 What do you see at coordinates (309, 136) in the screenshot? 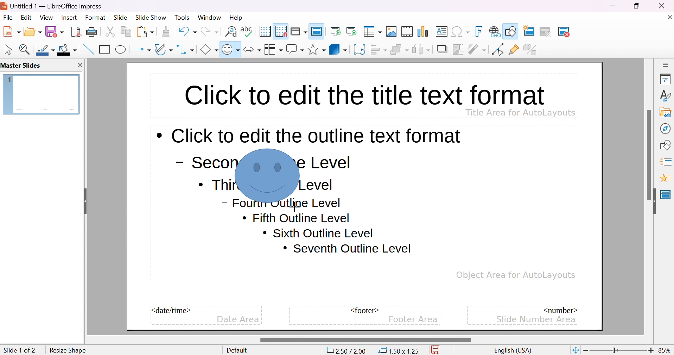
I see `click to edit the outline text format` at bounding box center [309, 136].